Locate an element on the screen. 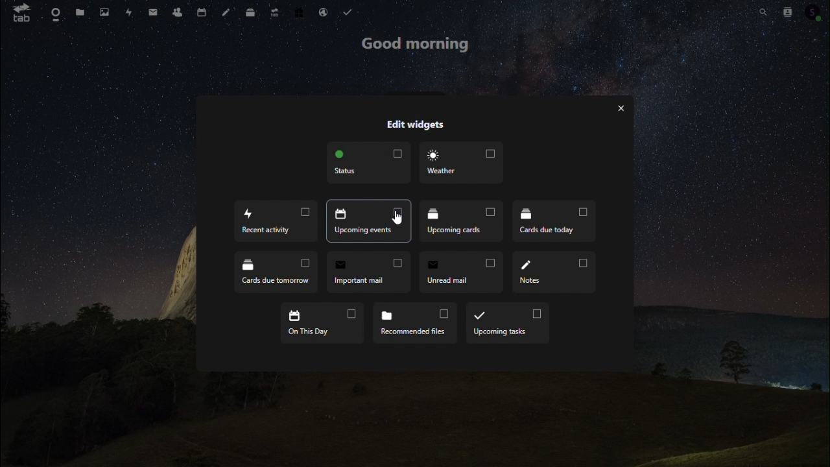 The height and width of the screenshot is (467, 830). recommended files is located at coordinates (413, 322).